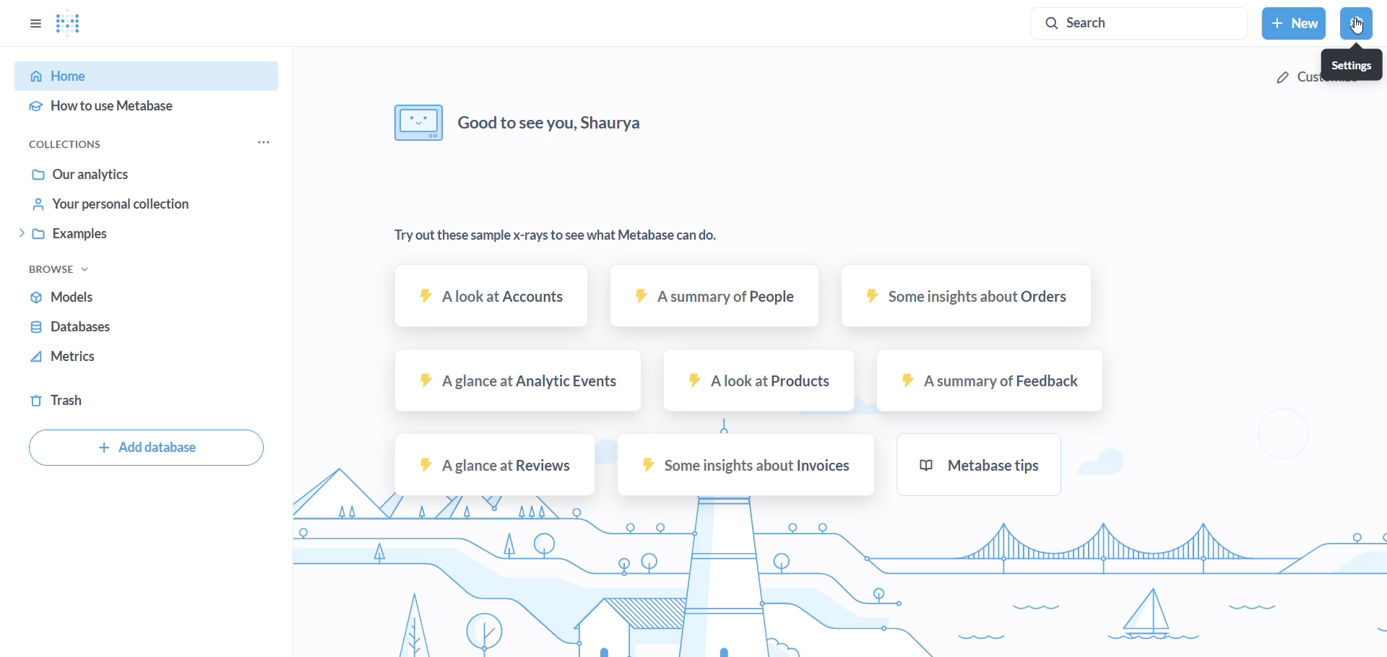 Image resolution: width=1387 pixels, height=657 pixels. I want to click on add database, so click(144, 450).